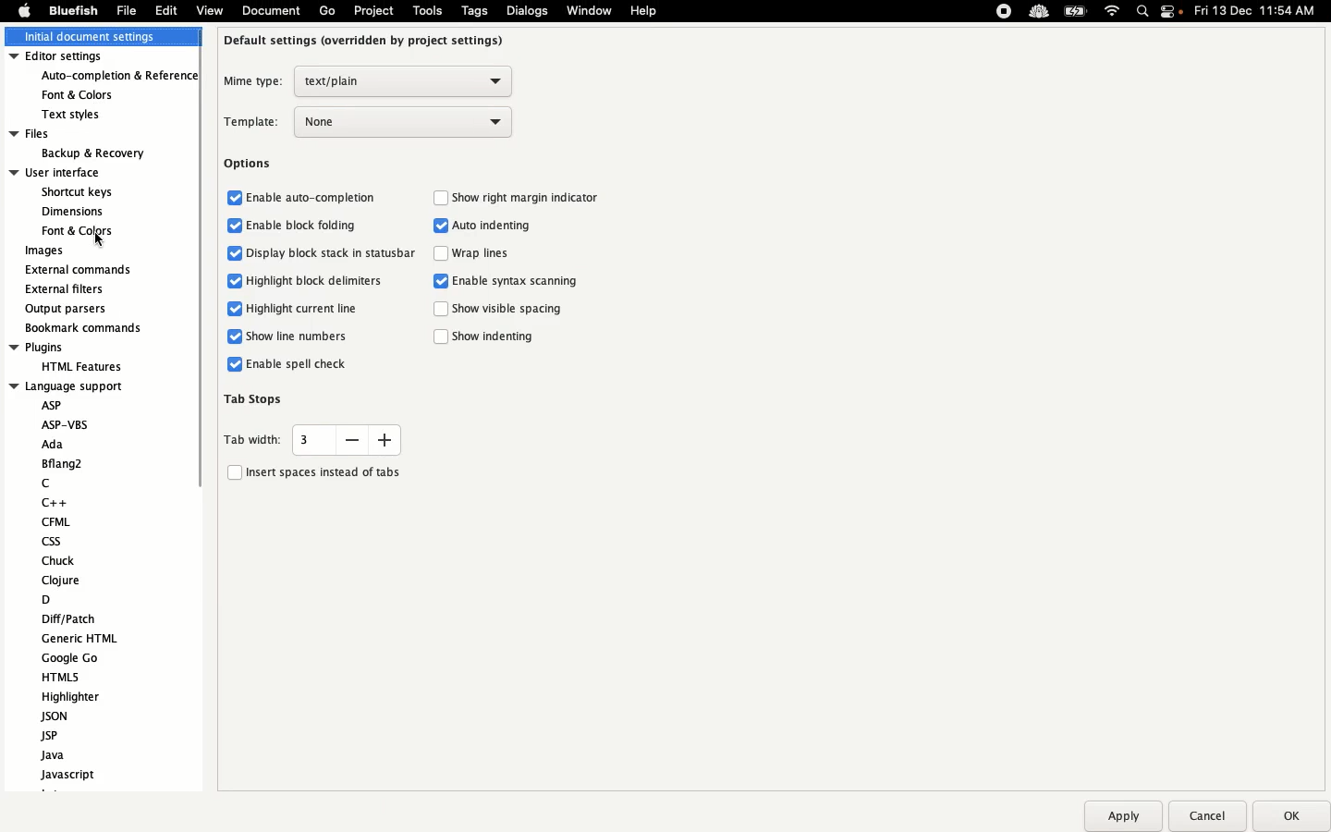 Image resolution: width=1331 pixels, height=832 pixels. I want to click on Window, so click(591, 12).